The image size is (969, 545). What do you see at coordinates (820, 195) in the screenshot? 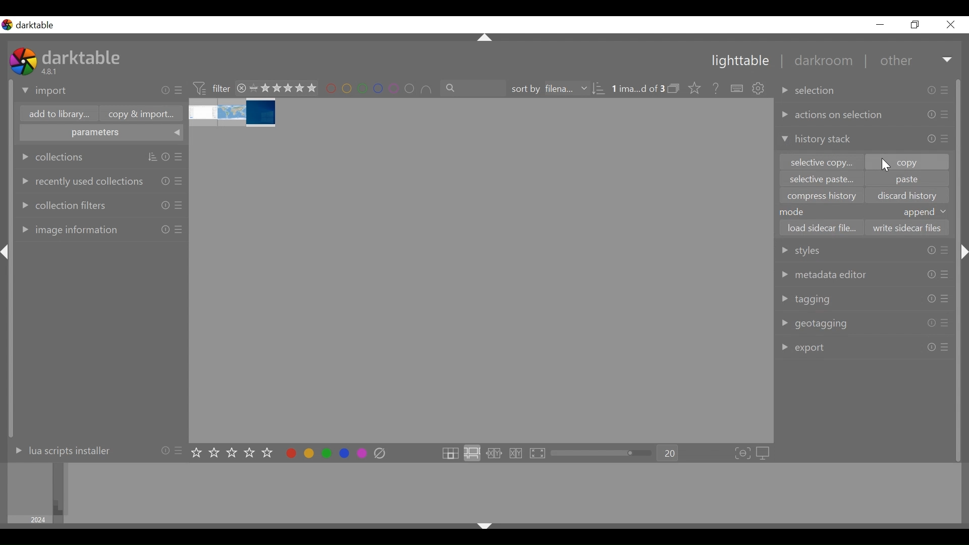
I see `compress history` at bounding box center [820, 195].